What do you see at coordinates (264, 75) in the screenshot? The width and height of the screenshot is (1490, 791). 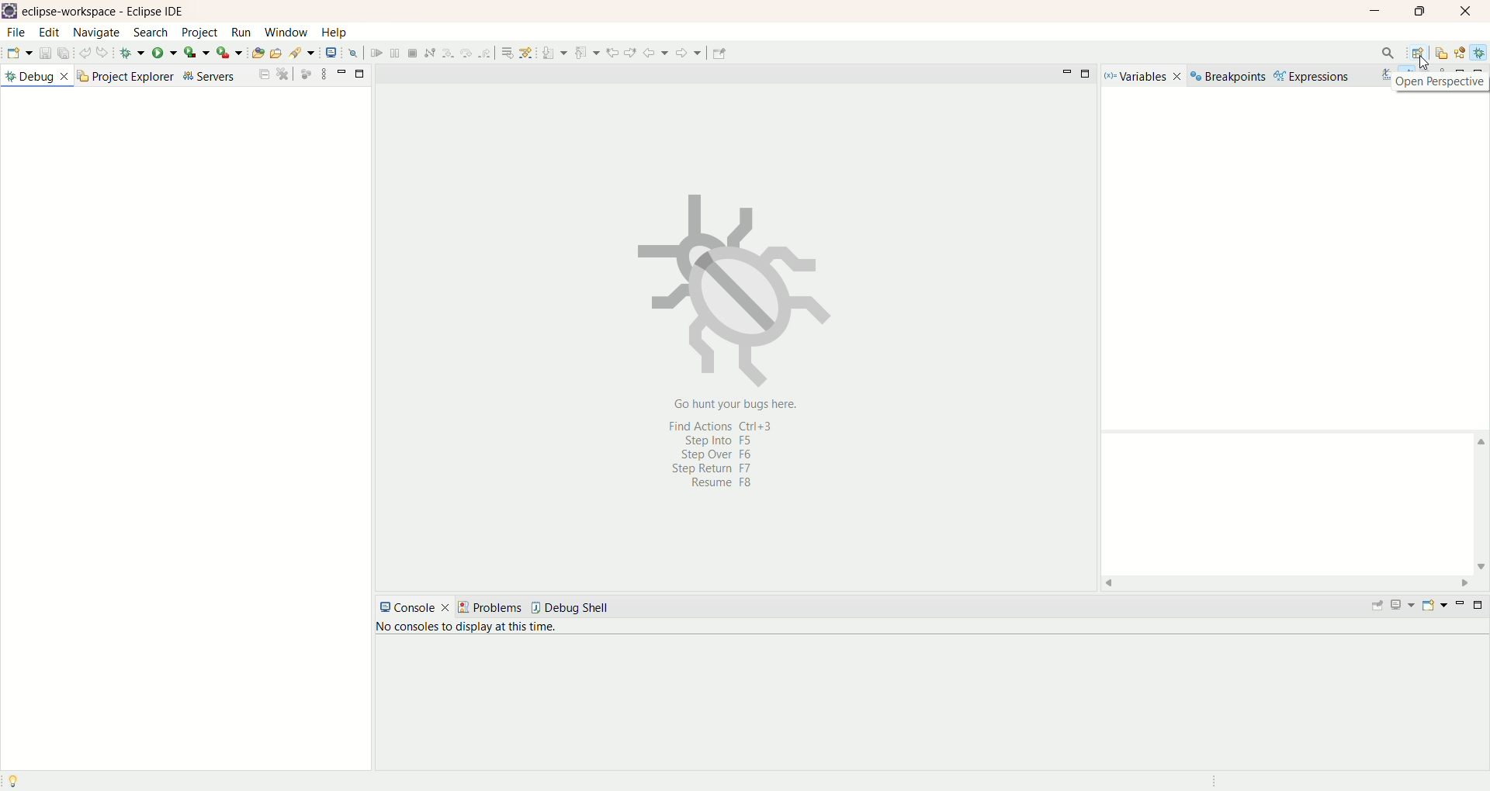 I see `collapse all` at bounding box center [264, 75].